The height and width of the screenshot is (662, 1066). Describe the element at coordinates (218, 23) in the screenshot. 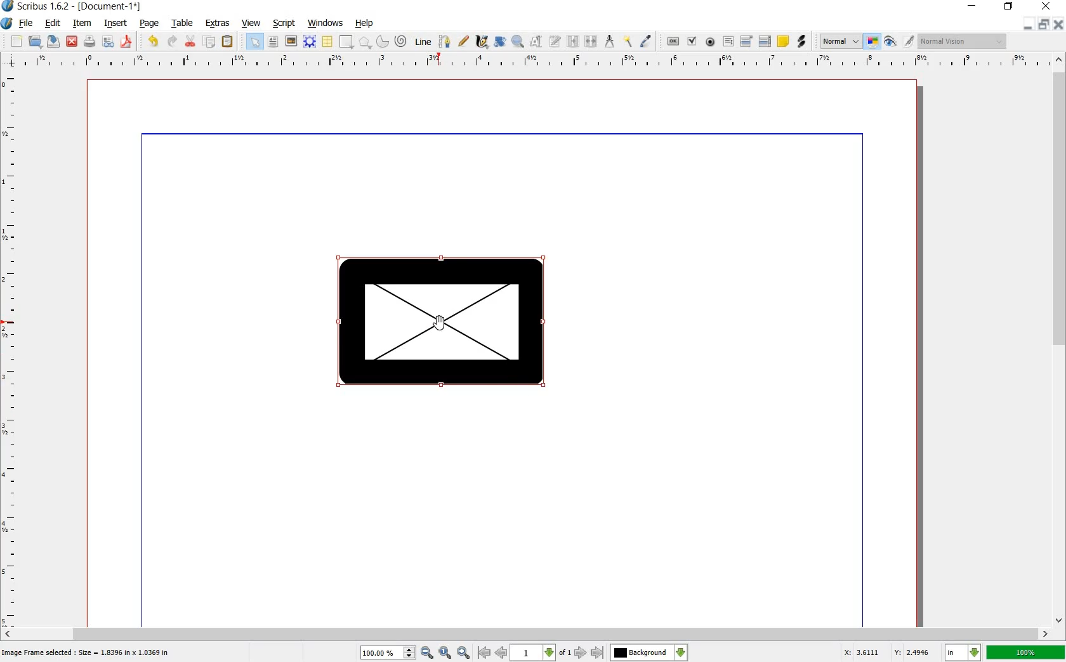

I see `extras` at that location.